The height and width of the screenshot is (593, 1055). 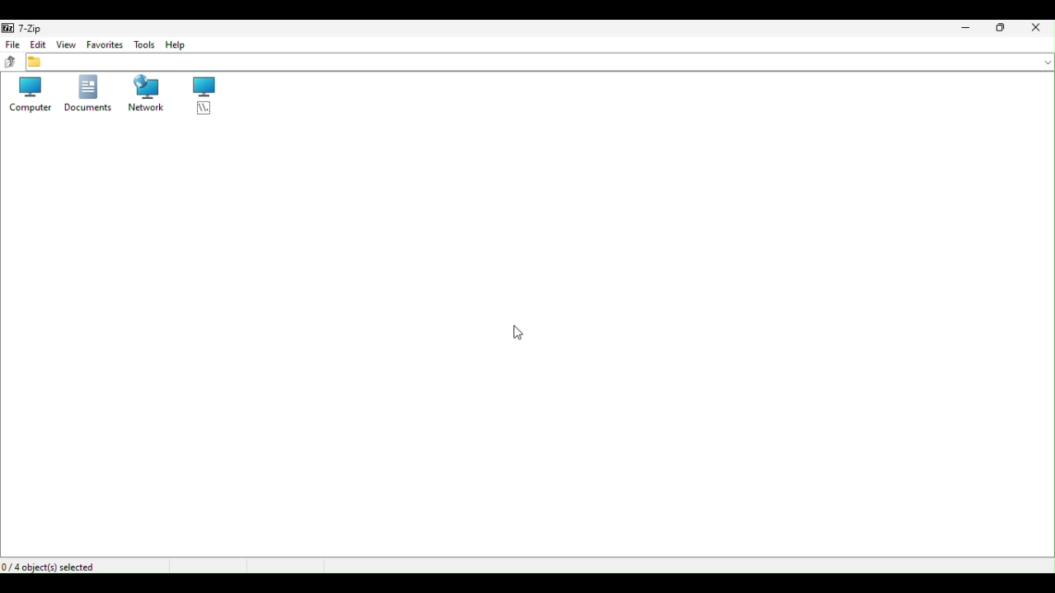 What do you see at coordinates (22, 26) in the screenshot?
I see `7 zip` at bounding box center [22, 26].